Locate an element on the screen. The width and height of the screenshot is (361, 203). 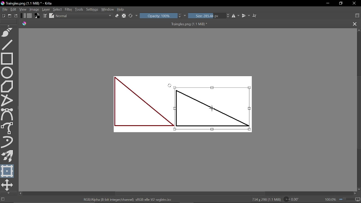
Normal is located at coordinates (84, 16).